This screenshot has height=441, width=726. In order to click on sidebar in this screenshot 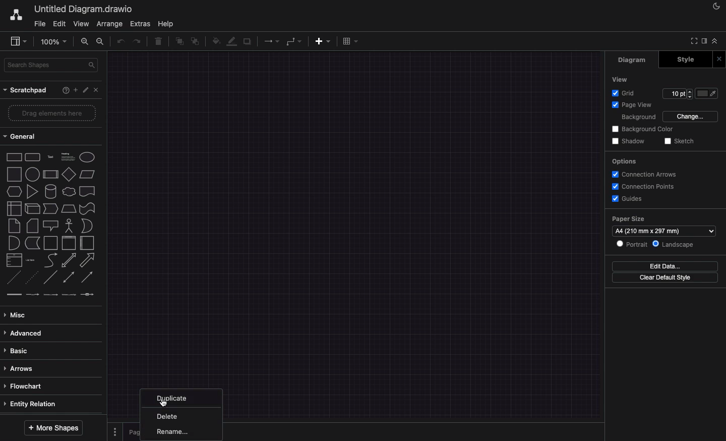, I will do `click(704, 41)`.